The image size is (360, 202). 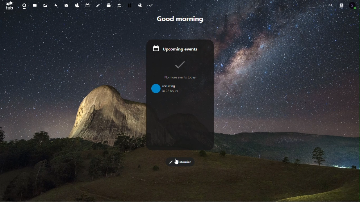 I want to click on no more event today, so click(x=182, y=71).